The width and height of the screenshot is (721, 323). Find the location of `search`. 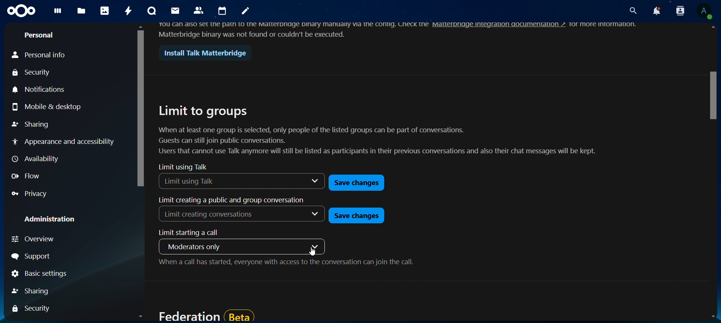

search is located at coordinates (631, 11).